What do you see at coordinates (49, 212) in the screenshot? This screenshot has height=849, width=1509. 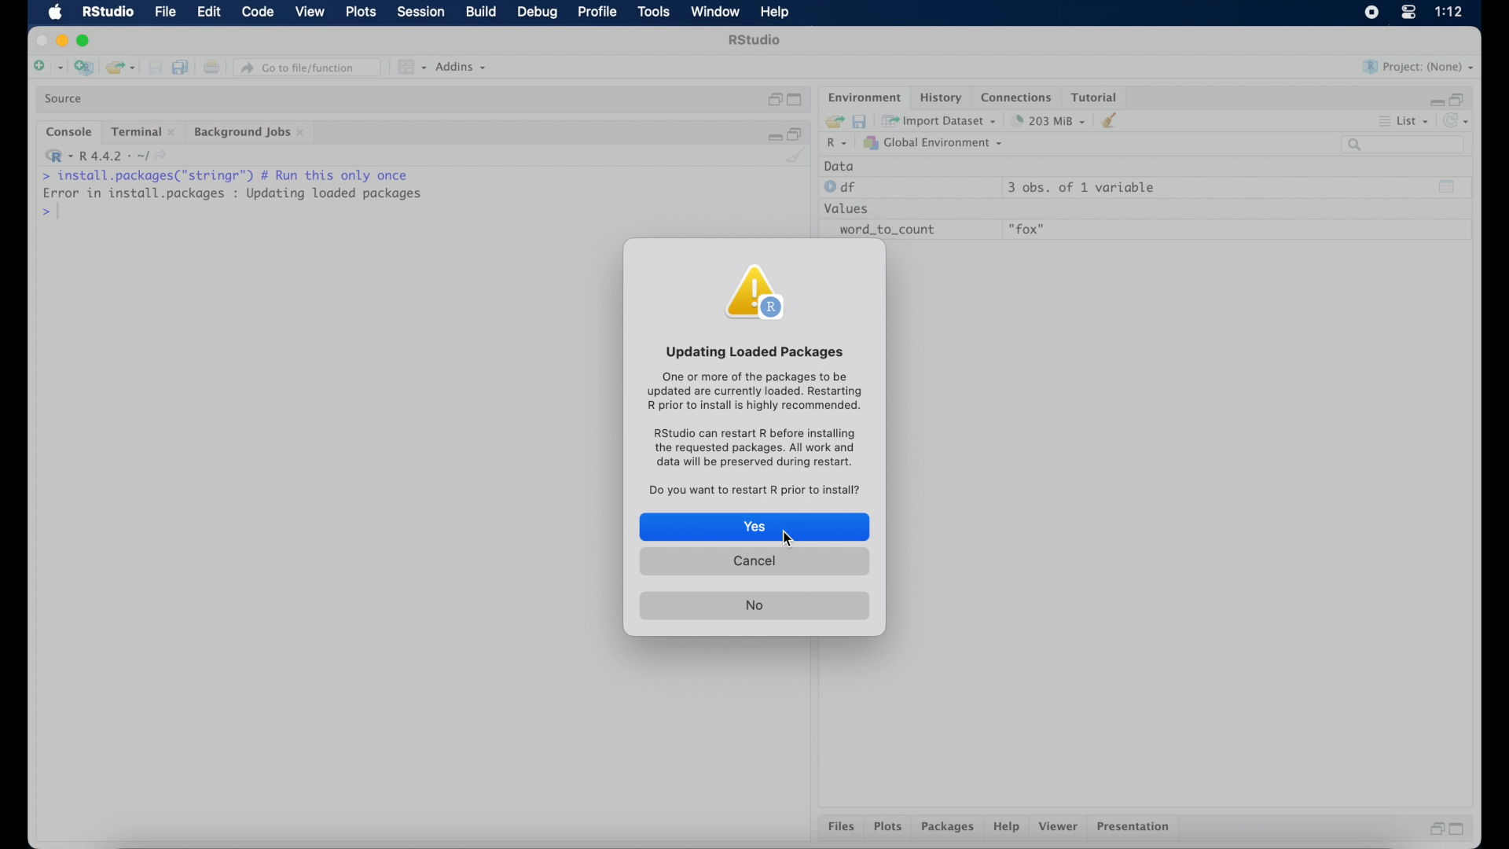 I see `command prompt` at bounding box center [49, 212].